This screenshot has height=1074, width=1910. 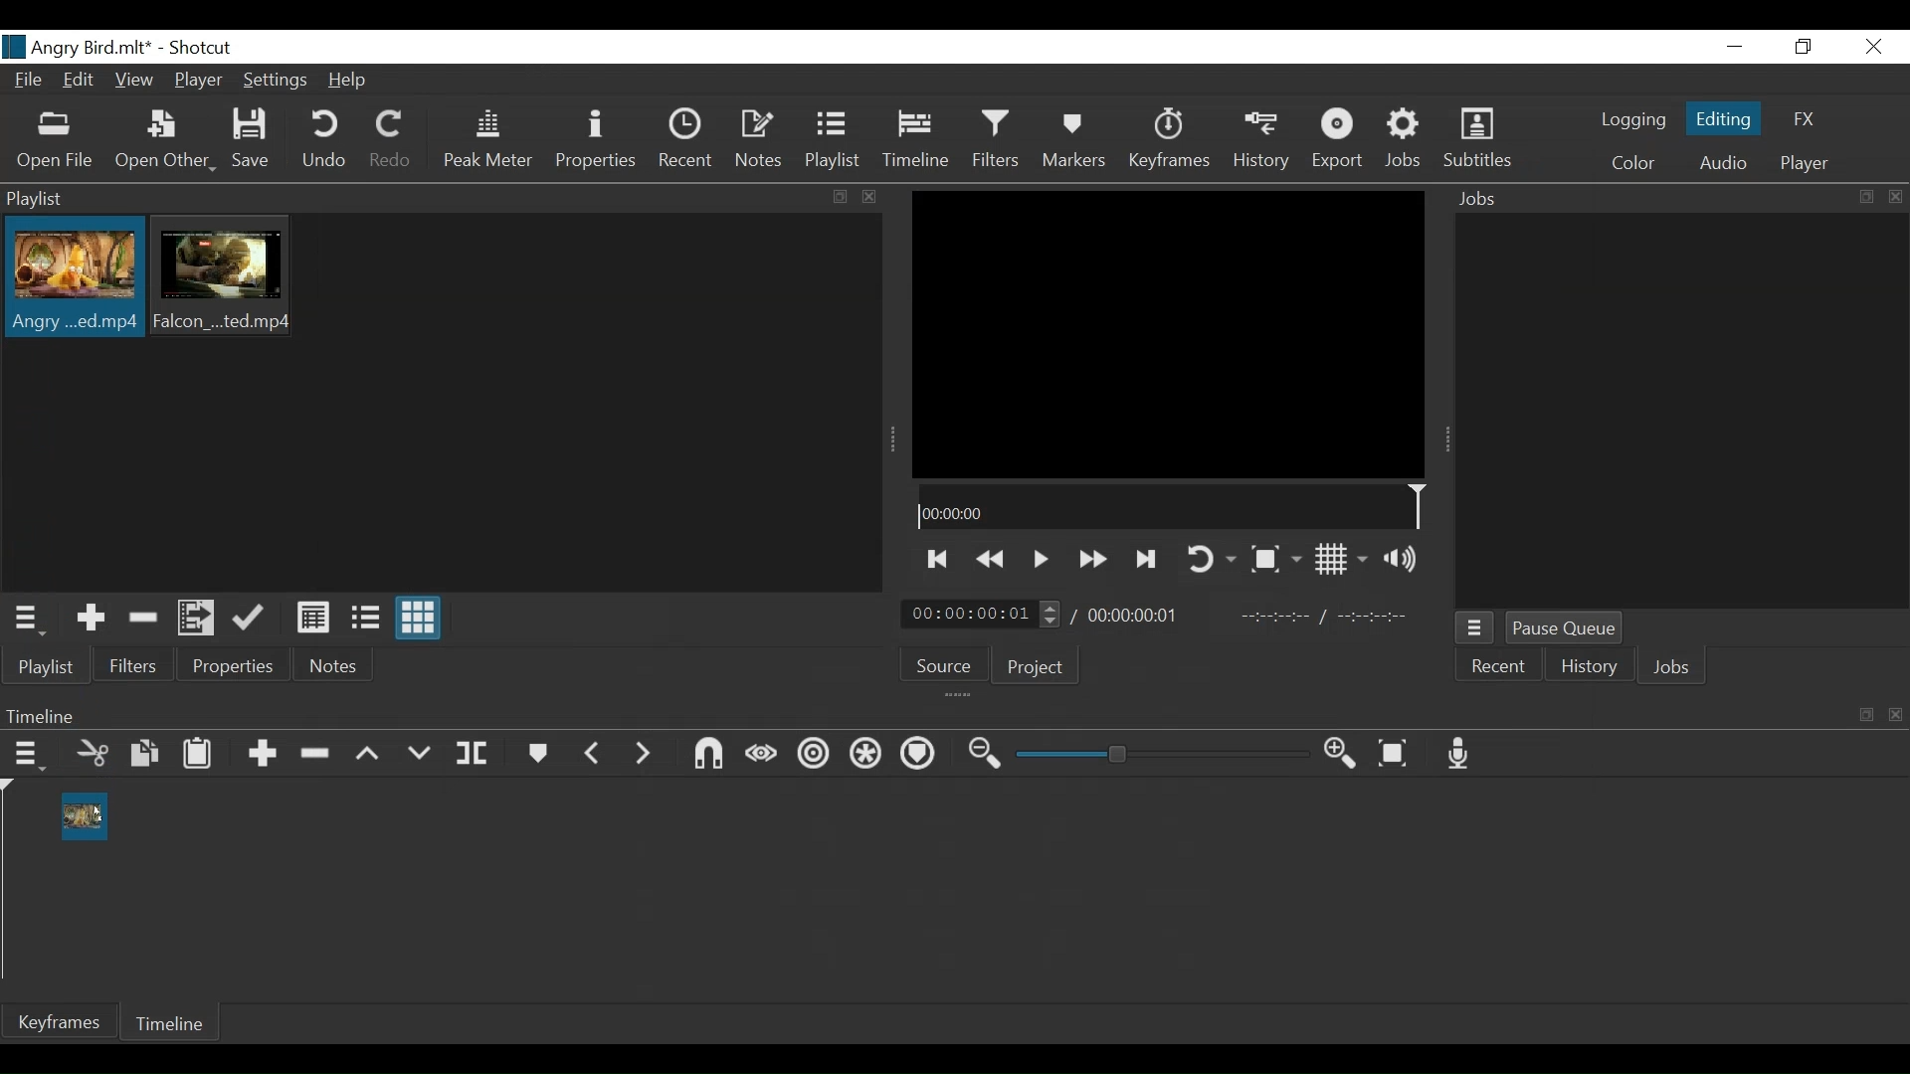 I want to click on Toggle Zoom, so click(x=1274, y=560).